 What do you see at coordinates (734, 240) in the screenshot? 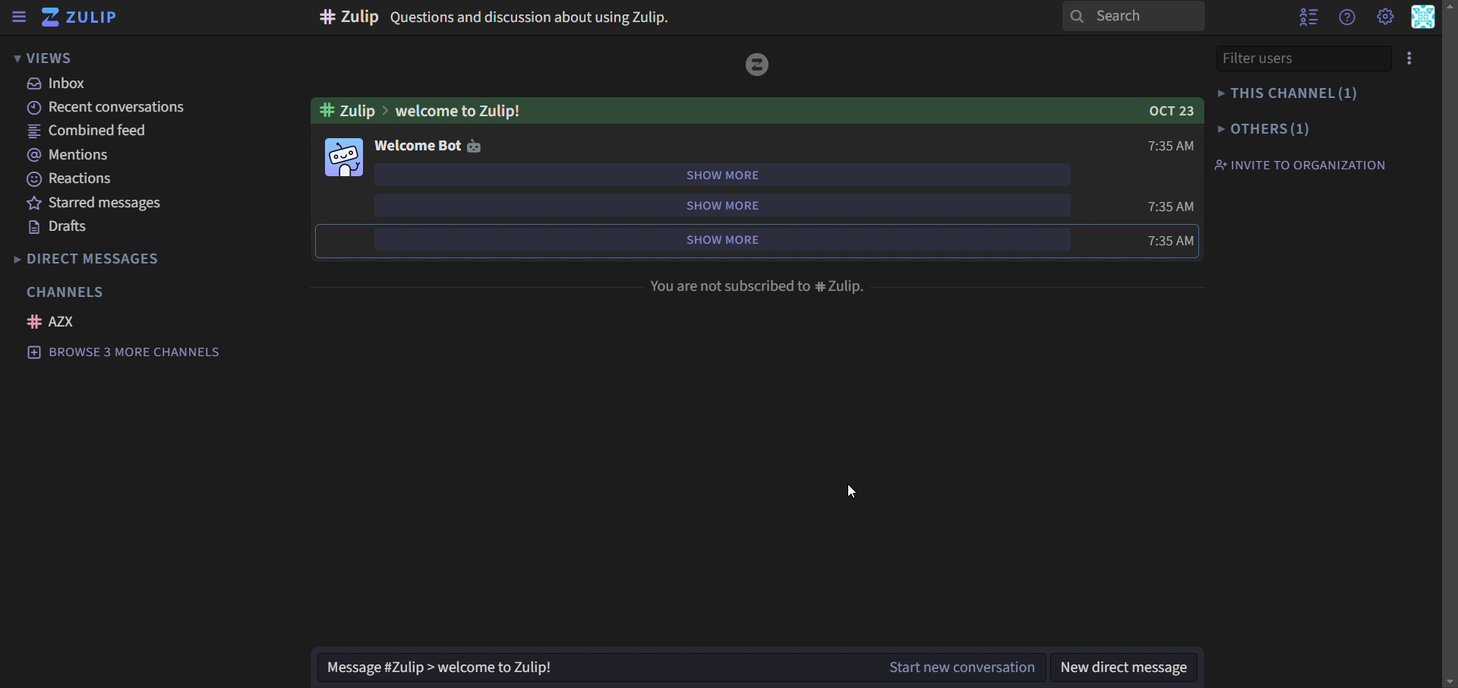
I see `show more` at bounding box center [734, 240].